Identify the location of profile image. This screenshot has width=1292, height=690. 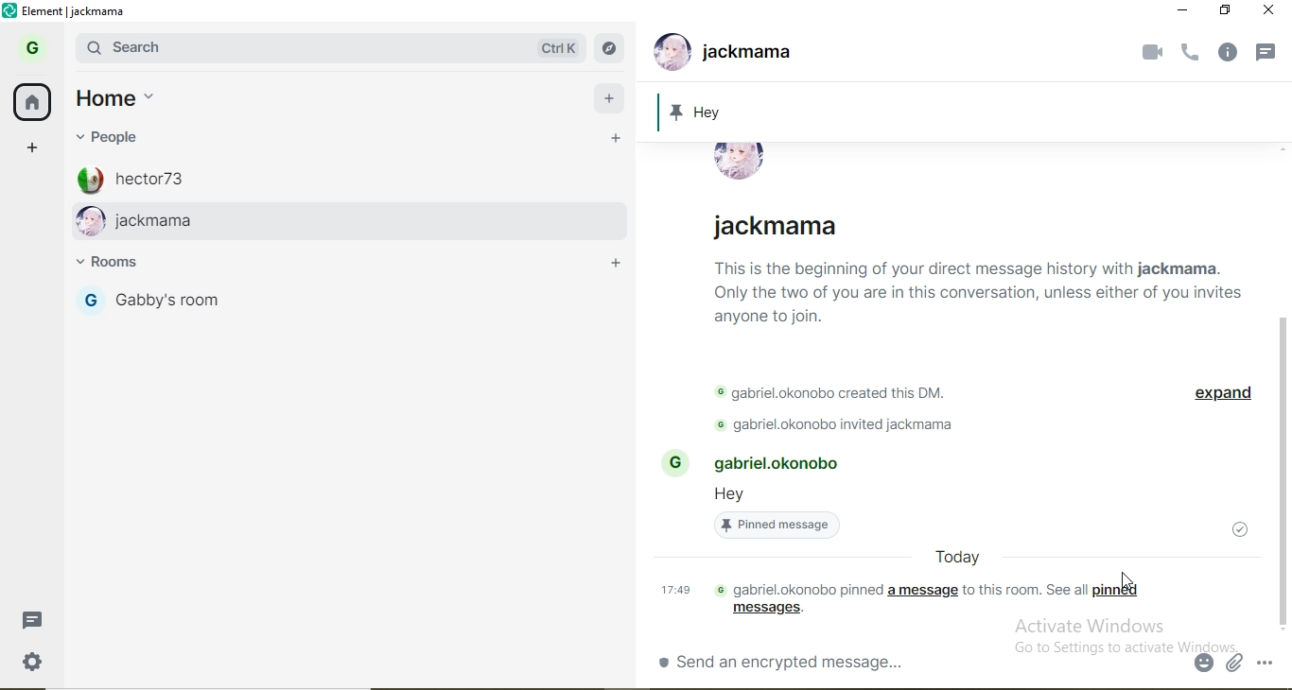
(669, 50).